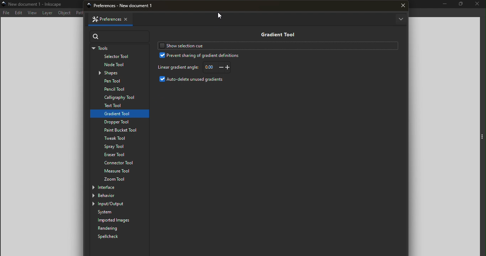 This screenshot has width=486, height=256. I want to click on Dropper tool, so click(120, 122).